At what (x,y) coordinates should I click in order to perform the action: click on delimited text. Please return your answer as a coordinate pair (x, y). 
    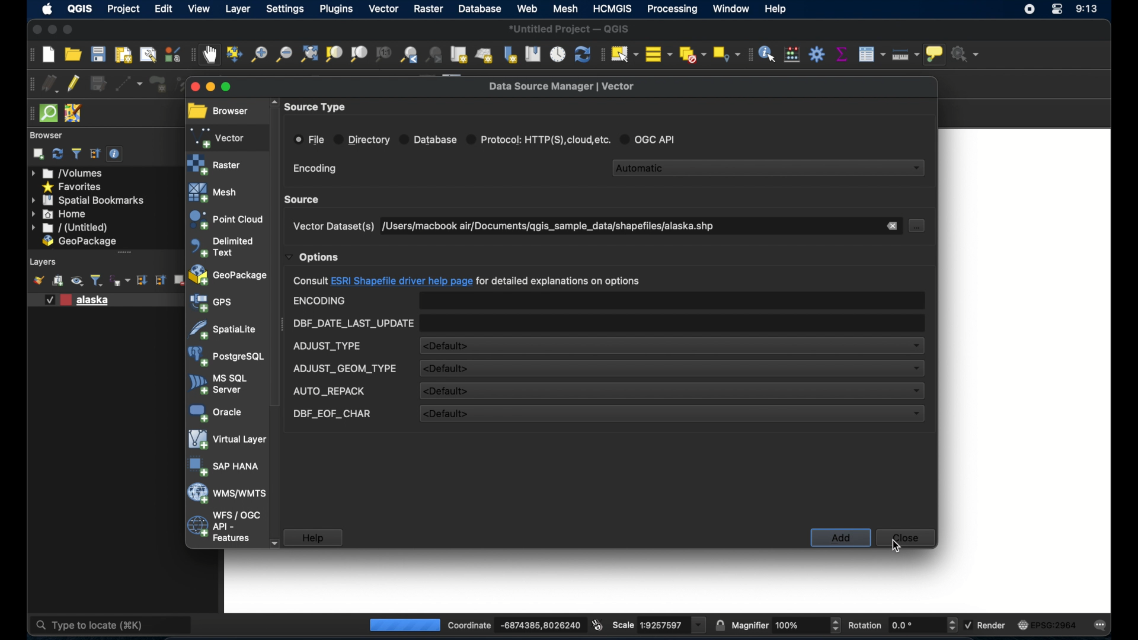
    Looking at the image, I should click on (221, 247).